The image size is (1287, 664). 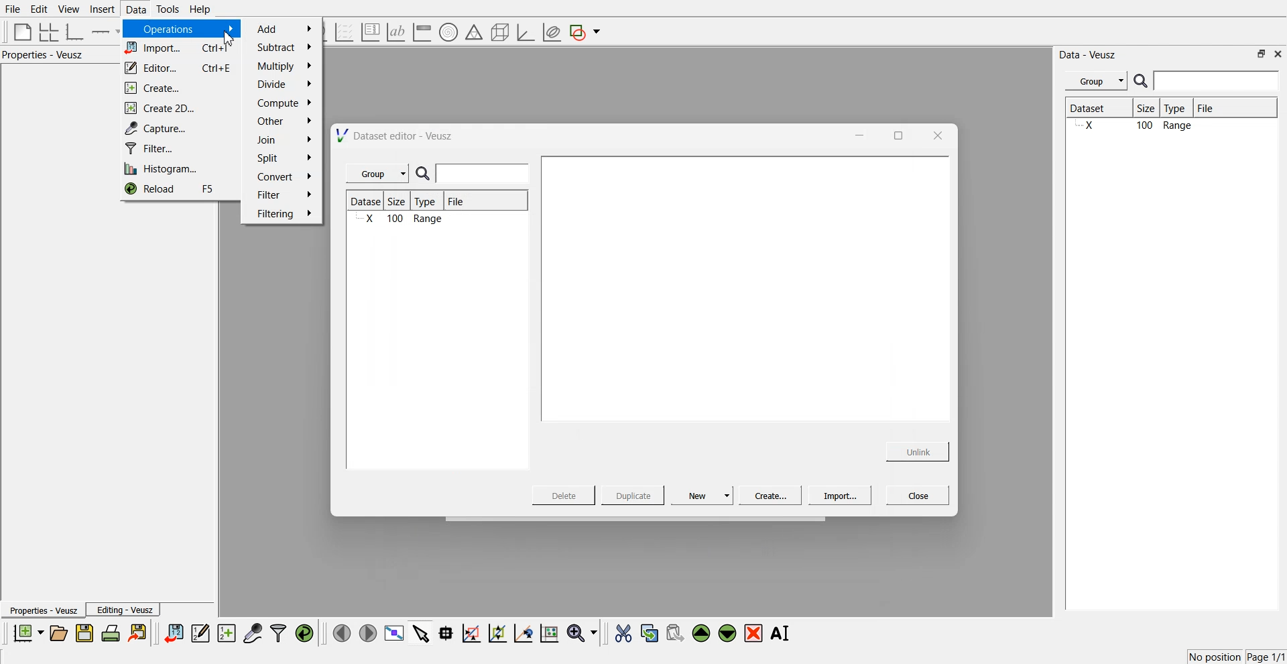 I want to click on reload the data points, so click(x=305, y=634).